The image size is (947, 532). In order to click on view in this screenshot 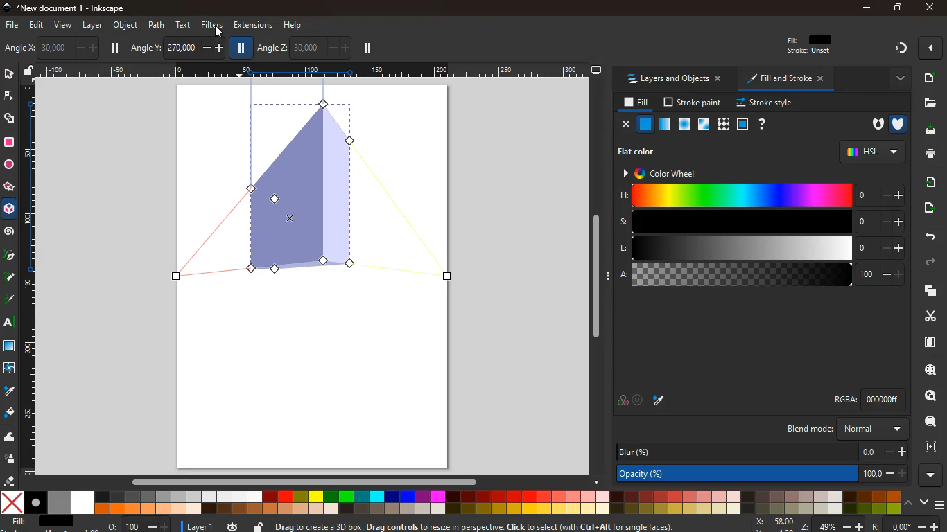, I will do `click(64, 26)`.